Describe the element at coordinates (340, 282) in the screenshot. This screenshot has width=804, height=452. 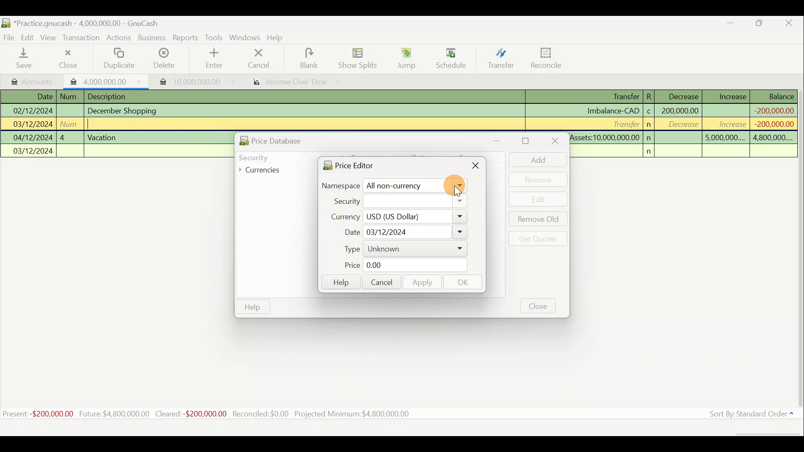
I see `Help` at that location.